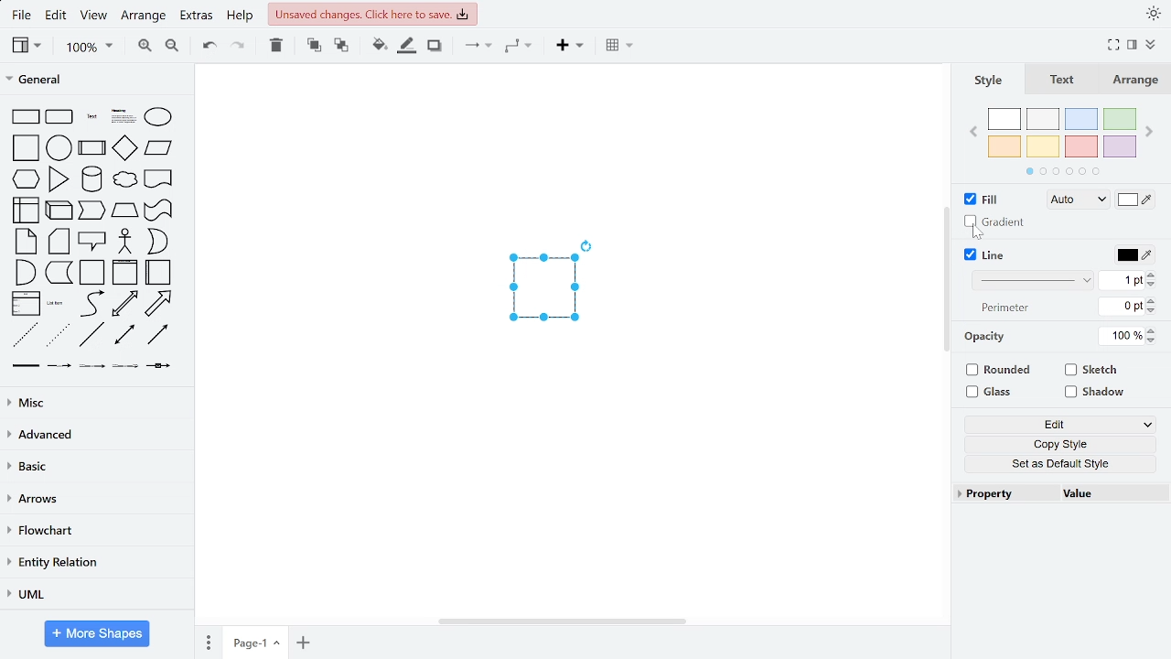 The width and height of the screenshot is (1171, 659). I want to click on arrange, so click(145, 16).